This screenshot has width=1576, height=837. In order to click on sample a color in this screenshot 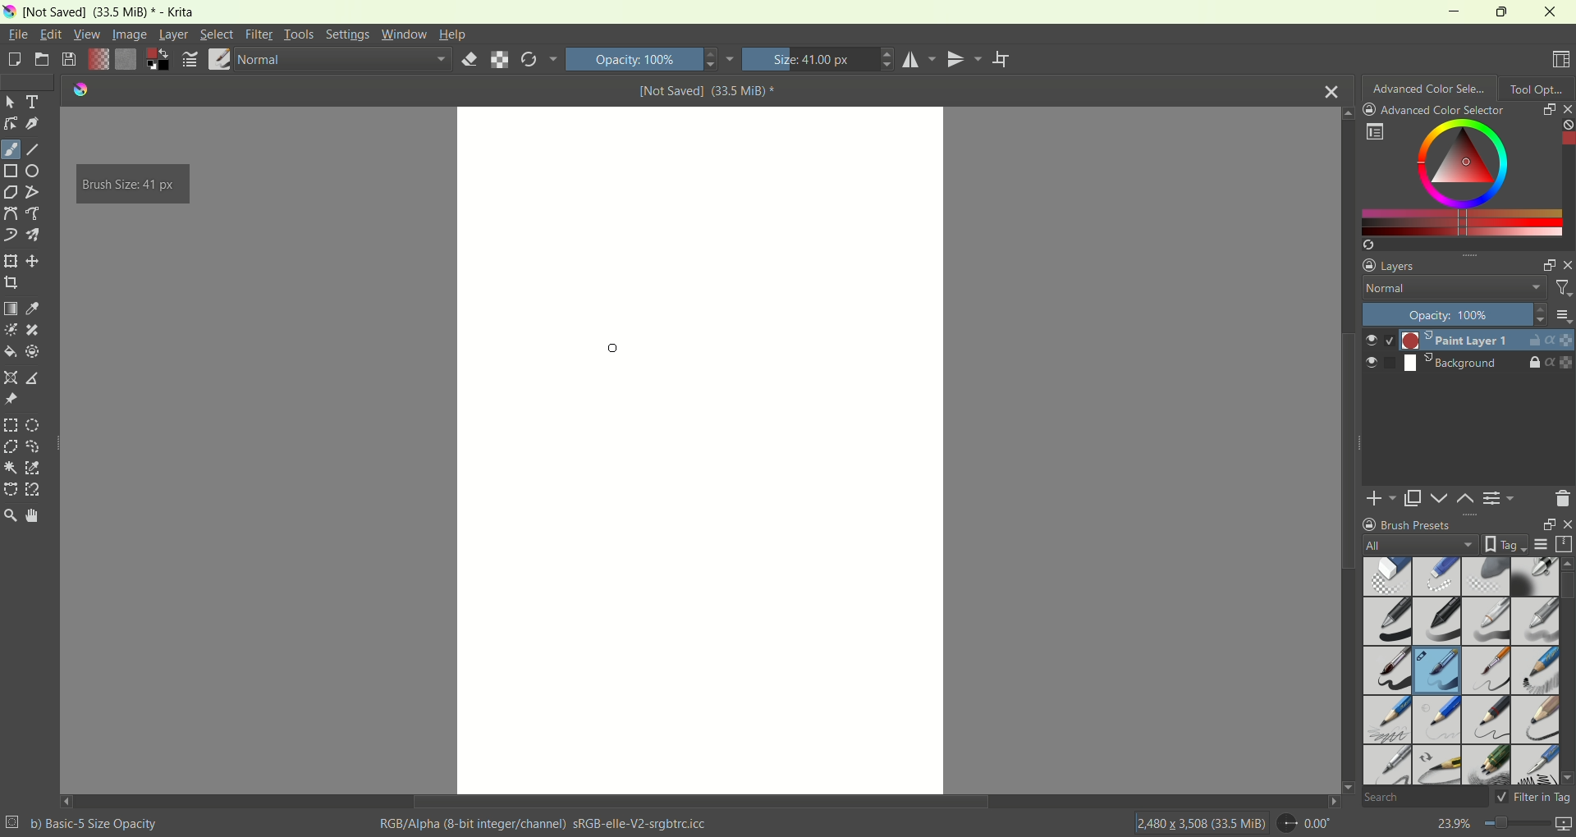, I will do `click(33, 308)`.